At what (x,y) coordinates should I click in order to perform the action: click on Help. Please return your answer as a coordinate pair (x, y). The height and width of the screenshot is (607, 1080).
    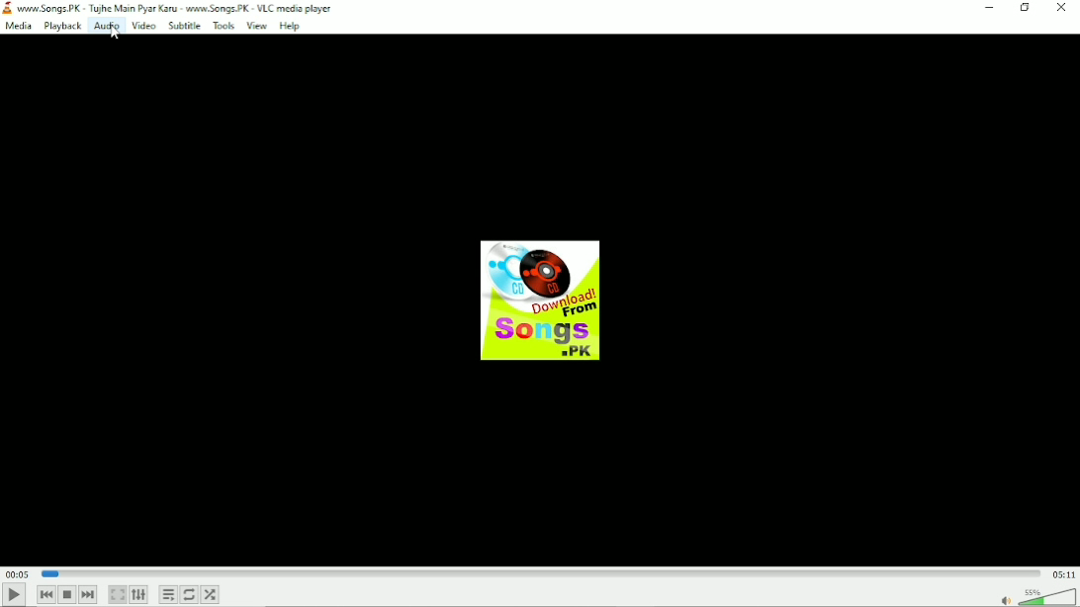
    Looking at the image, I should click on (291, 26).